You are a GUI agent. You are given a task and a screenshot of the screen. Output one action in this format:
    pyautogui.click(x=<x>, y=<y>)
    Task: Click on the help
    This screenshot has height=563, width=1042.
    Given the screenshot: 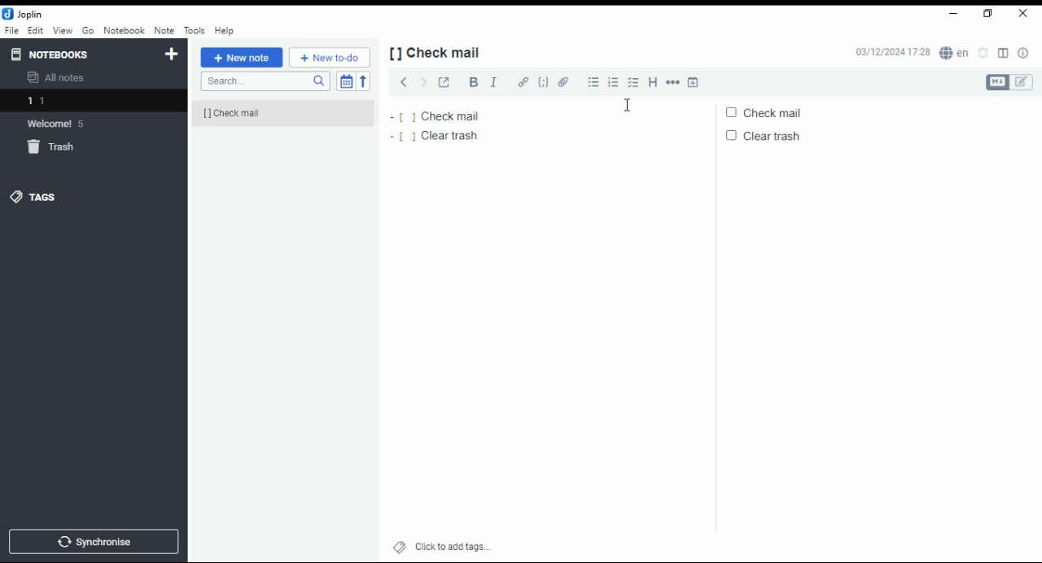 What is the action you would take?
    pyautogui.click(x=225, y=31)
    